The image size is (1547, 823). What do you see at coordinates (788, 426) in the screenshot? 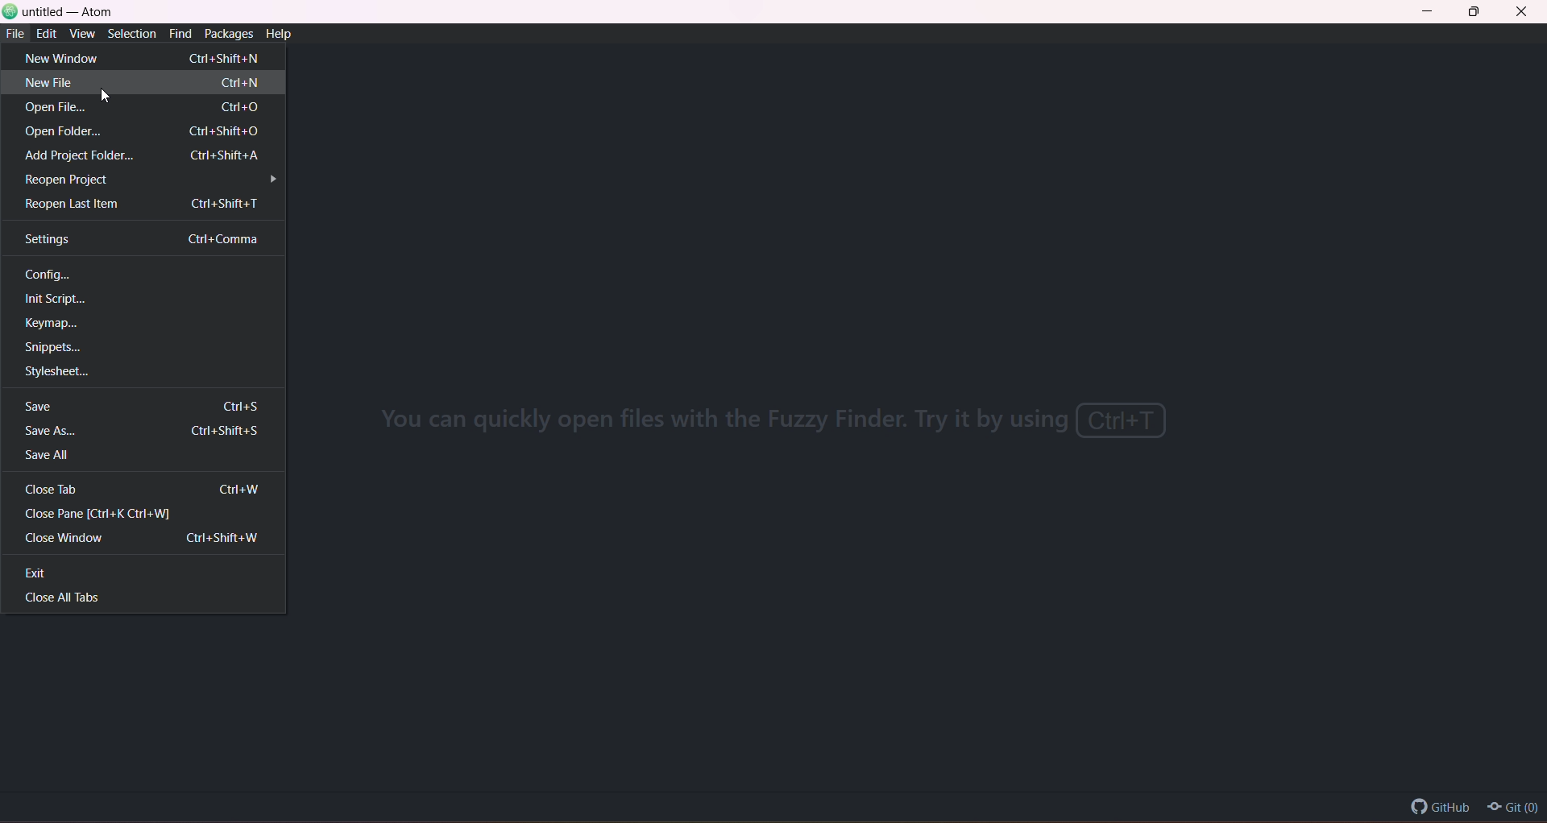
I see `You can quickly open files with the Fuzzy Finder. Try it by using Ctrl+T` at bounding box center [788, 426].